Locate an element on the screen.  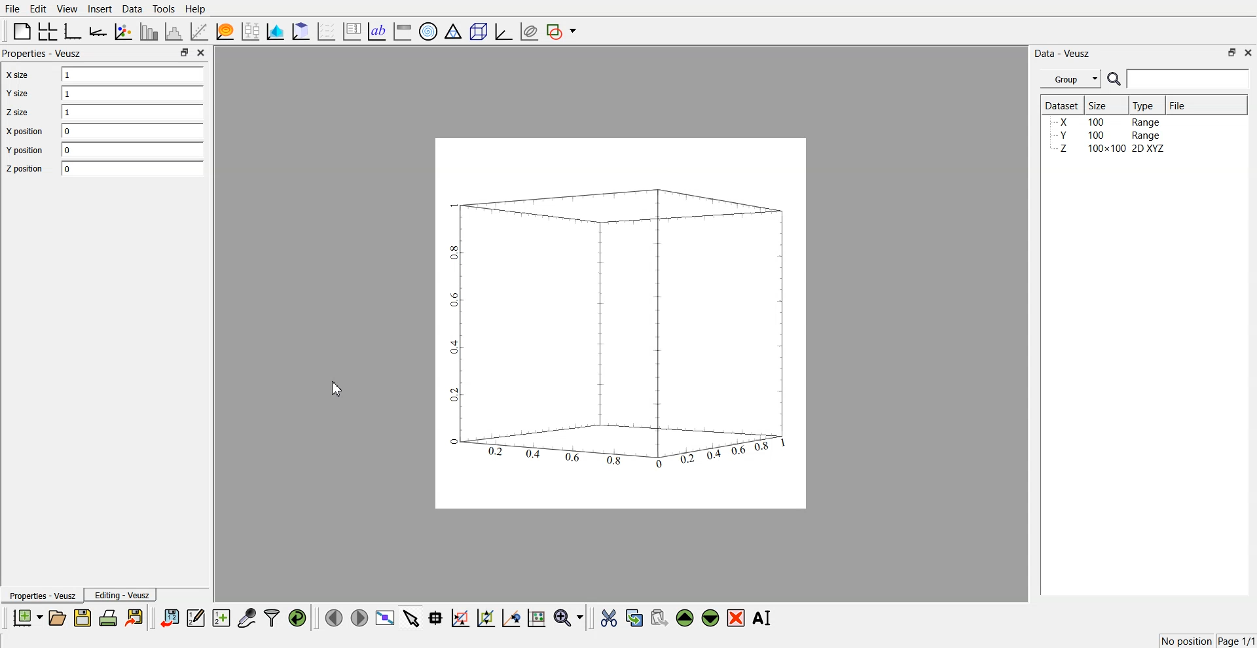
Data - Veusz is located at coordinates (1062, 54).